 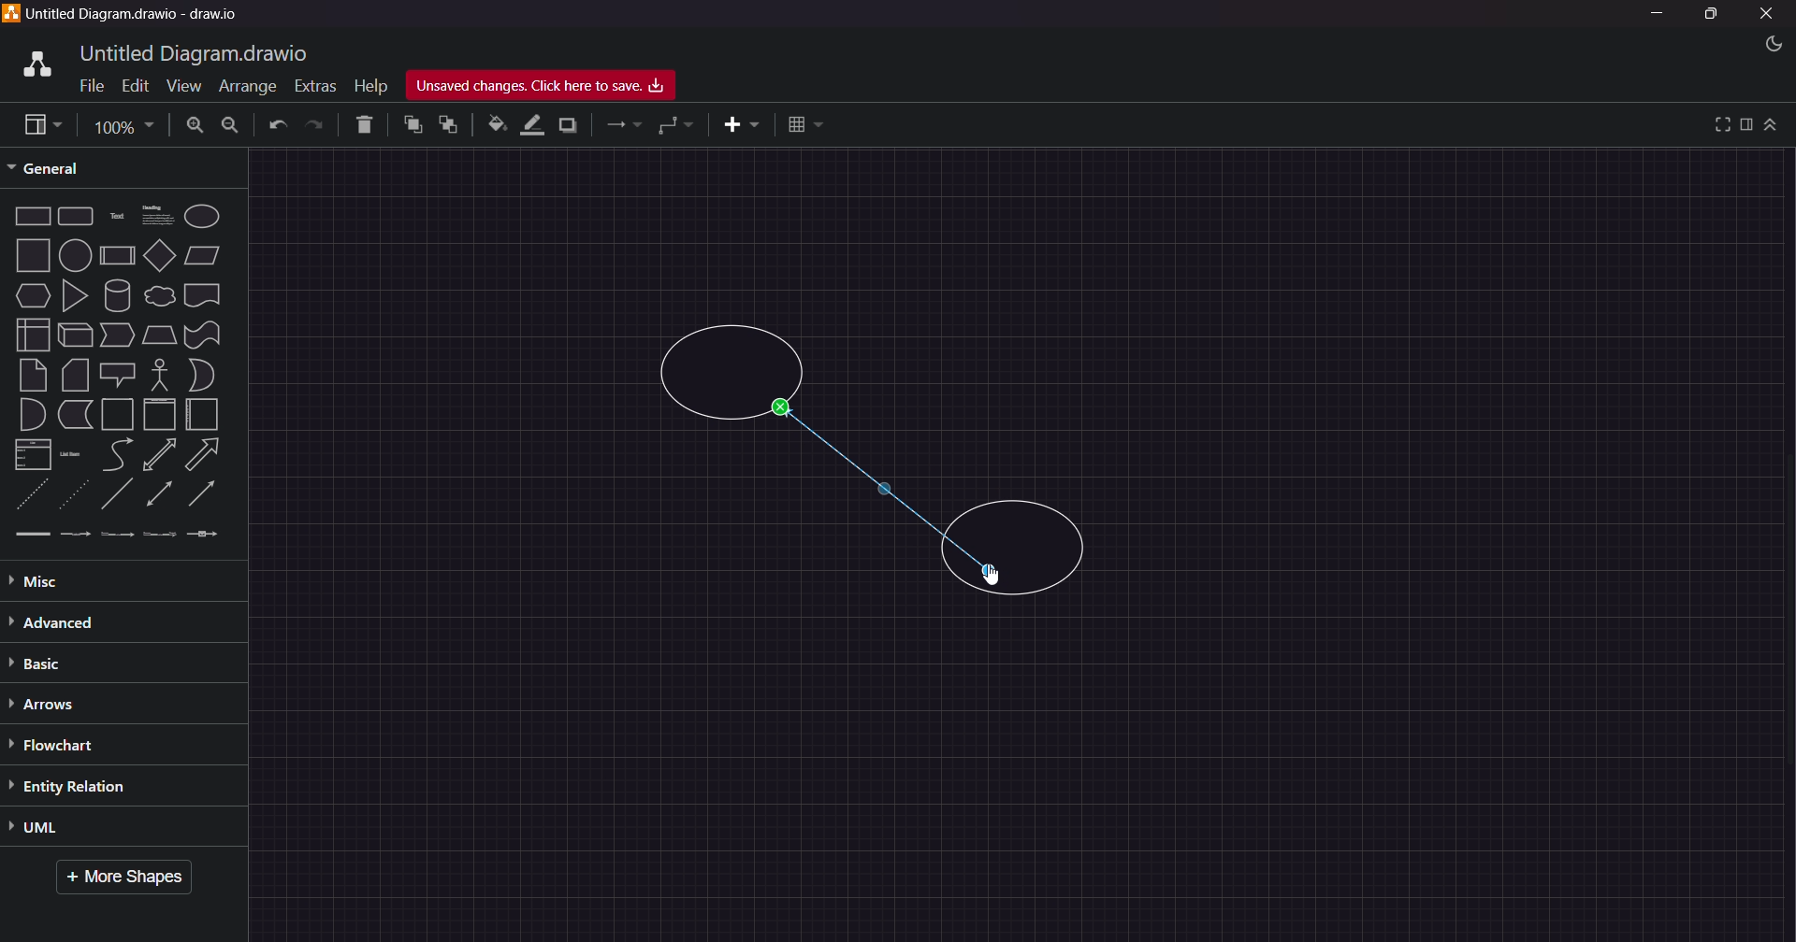 What do you see at coordinates (360, 125) in the screenshot?
I see `Delete` at bounding box center [360, 125].